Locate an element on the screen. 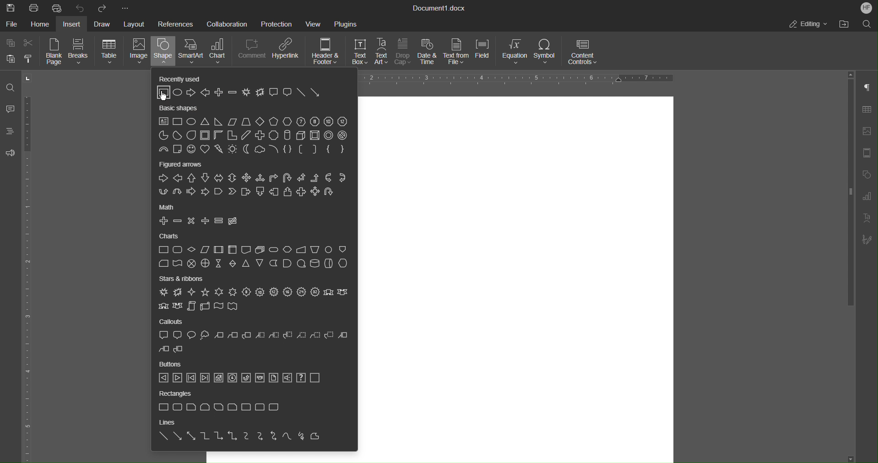 Image resolution: width=878 pixels, height=463 pixels. Scroll up is located at coordinates (851, 74).